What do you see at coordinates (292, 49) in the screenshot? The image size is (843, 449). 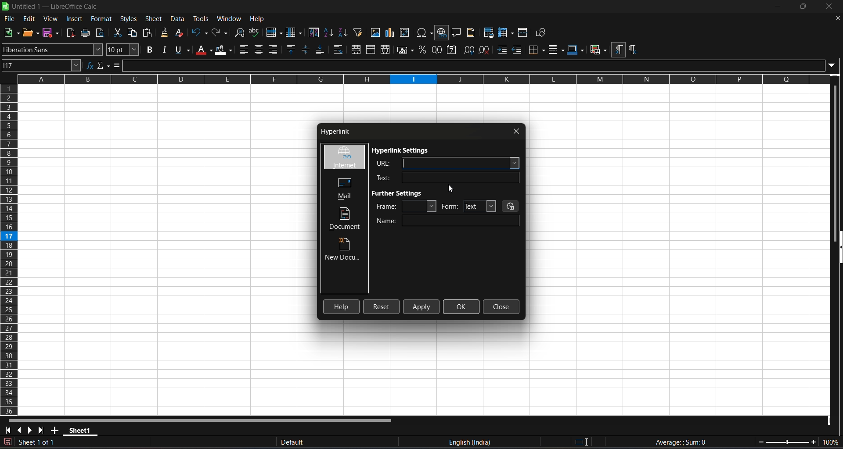 I see `align top` at bounding box center [292, 49].